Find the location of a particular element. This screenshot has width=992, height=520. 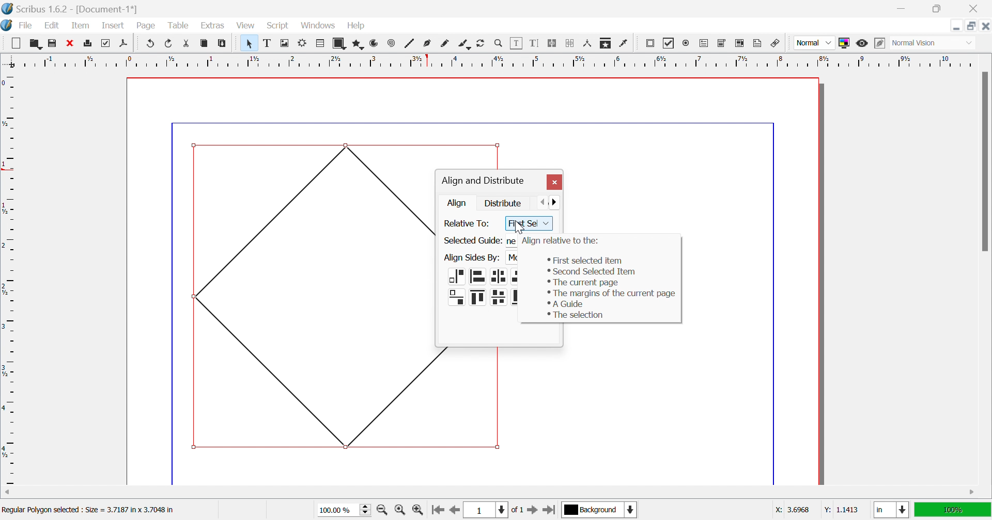

Previous is located at coordinates (544, 201).